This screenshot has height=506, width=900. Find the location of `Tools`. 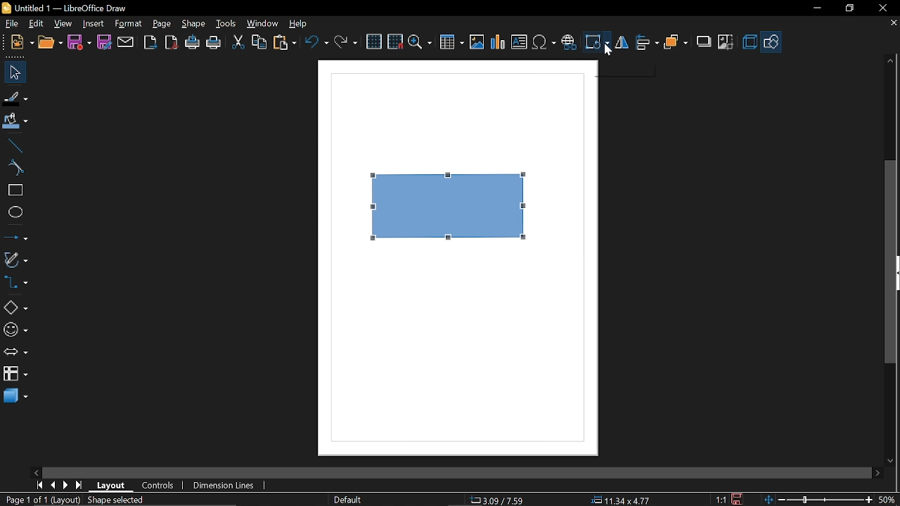

Tools is located at coordinates (225, 25).